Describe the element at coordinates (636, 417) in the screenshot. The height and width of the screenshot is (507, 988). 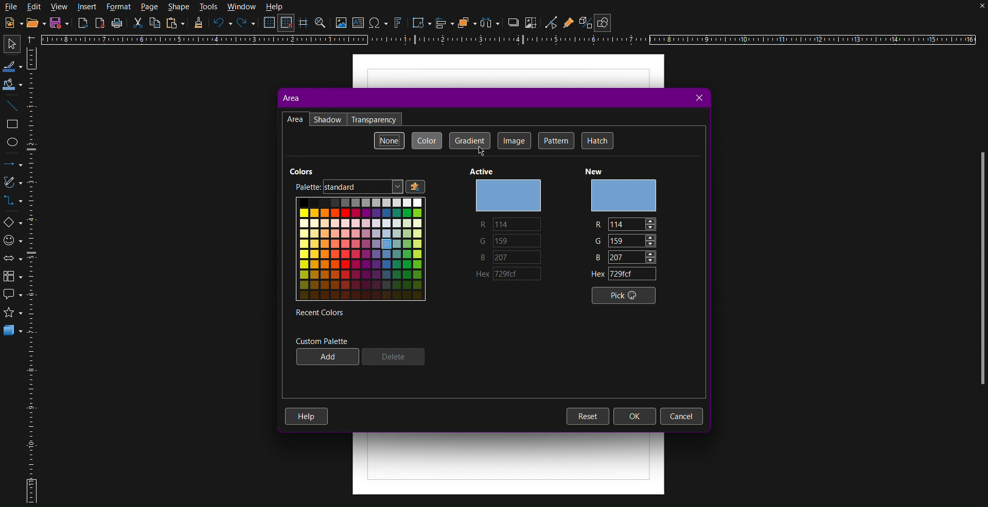
I see `OK` at that location.